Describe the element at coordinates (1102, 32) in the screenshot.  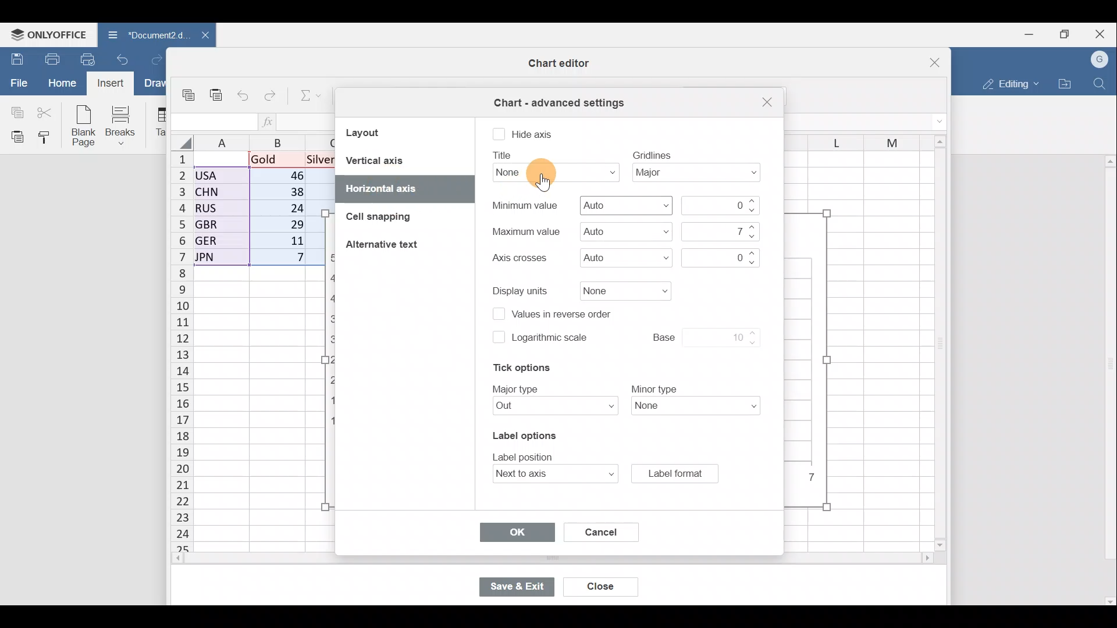
I see `Close` at that location.